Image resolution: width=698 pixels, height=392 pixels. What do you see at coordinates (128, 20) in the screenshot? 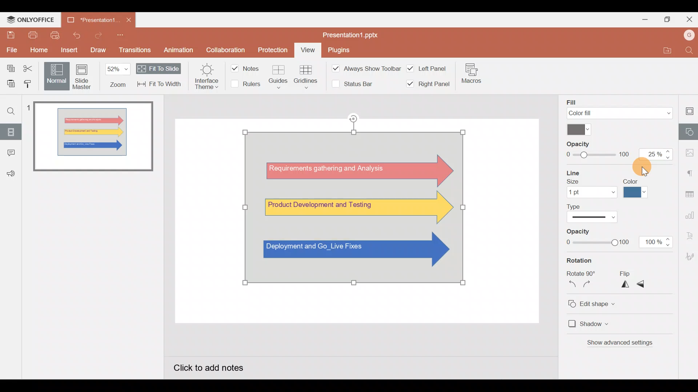
I see `Close` at bounding box center [128, 20].